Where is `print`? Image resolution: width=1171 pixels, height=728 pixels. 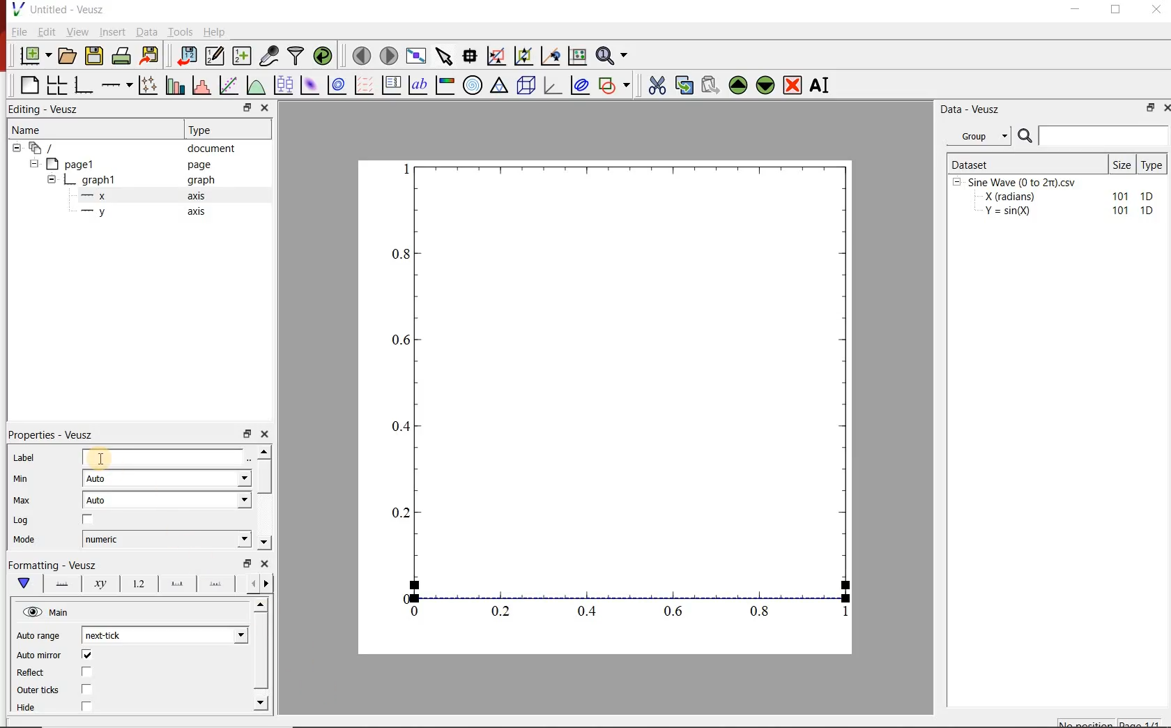
print is located at coordinates (123, 56).